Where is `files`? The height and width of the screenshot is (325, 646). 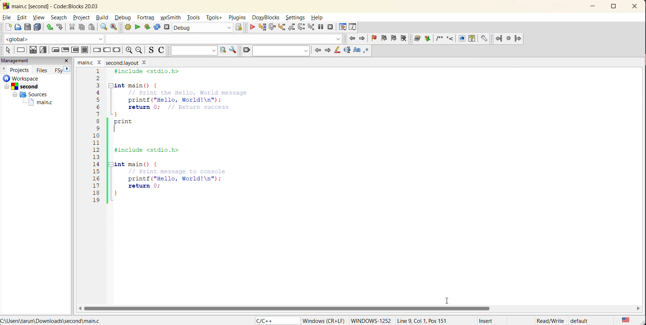 files is located at coordinates (43, 70).